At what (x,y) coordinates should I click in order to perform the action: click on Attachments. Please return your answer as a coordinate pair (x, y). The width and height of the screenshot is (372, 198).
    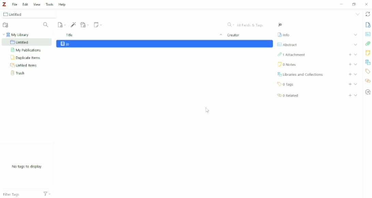
    Looking at the image, I should click on (367, 44).